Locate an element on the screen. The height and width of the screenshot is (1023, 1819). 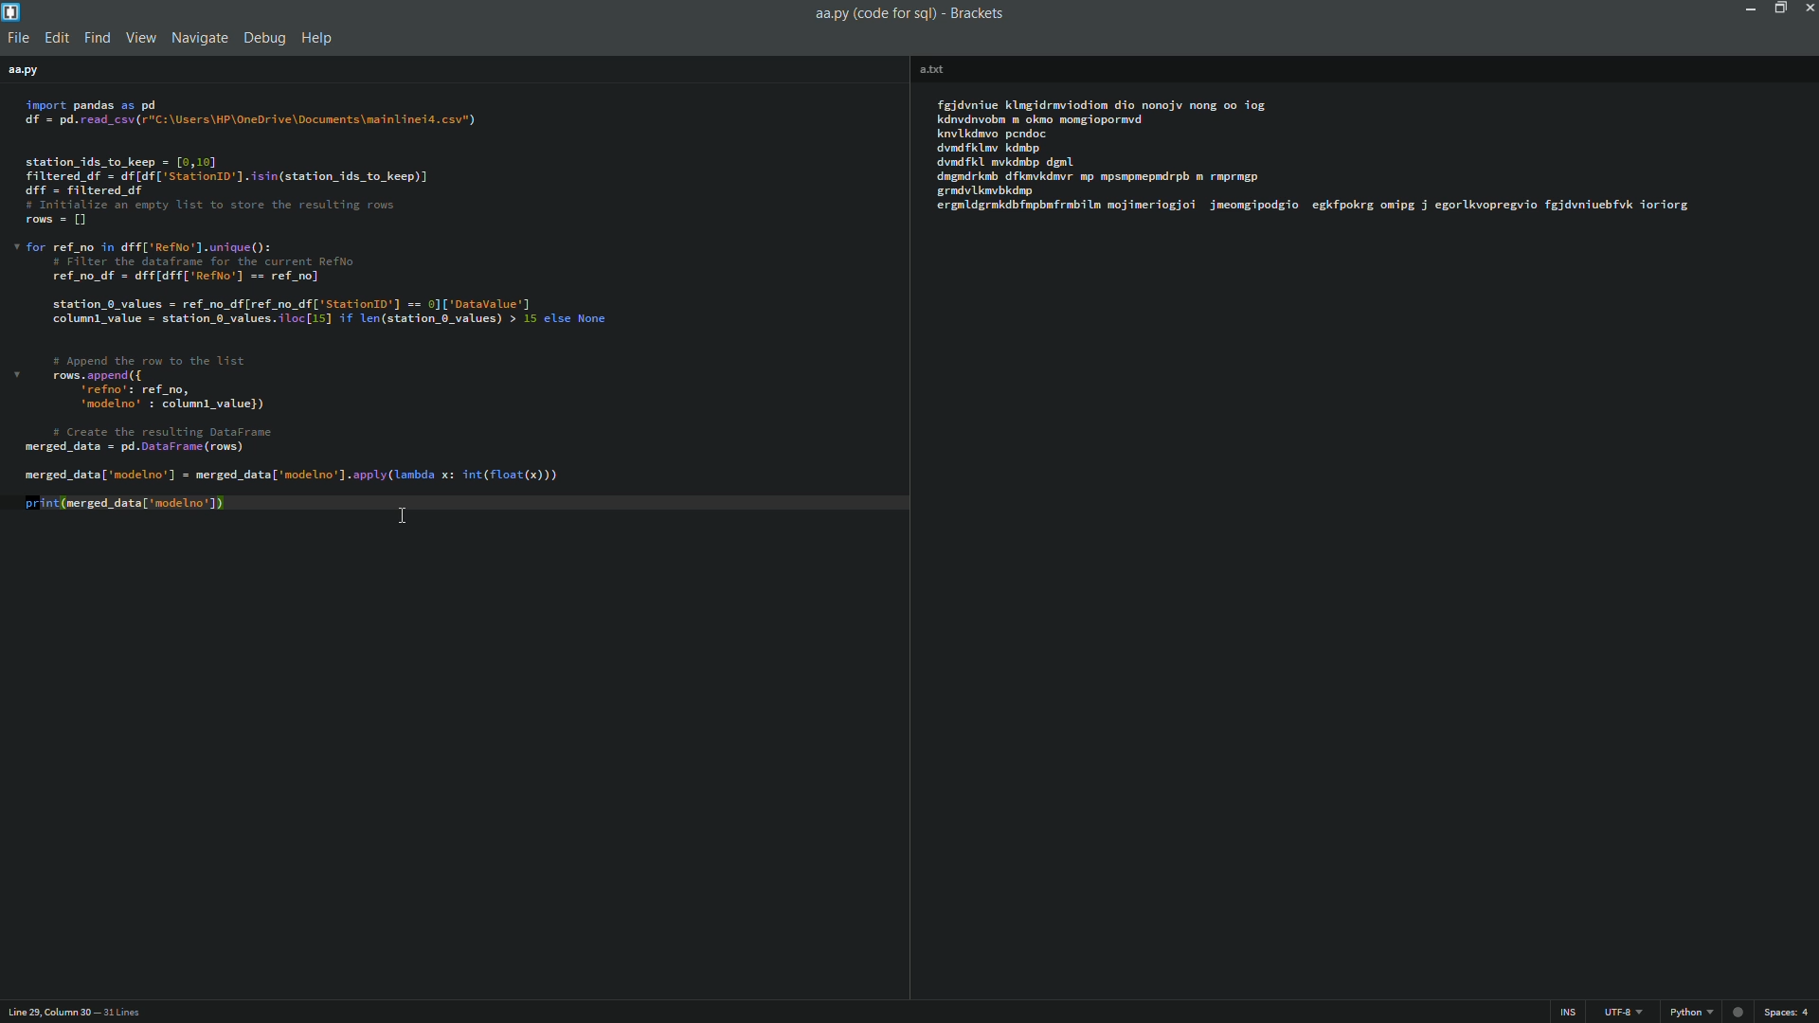
space is located at coordinates (1789, 1010).